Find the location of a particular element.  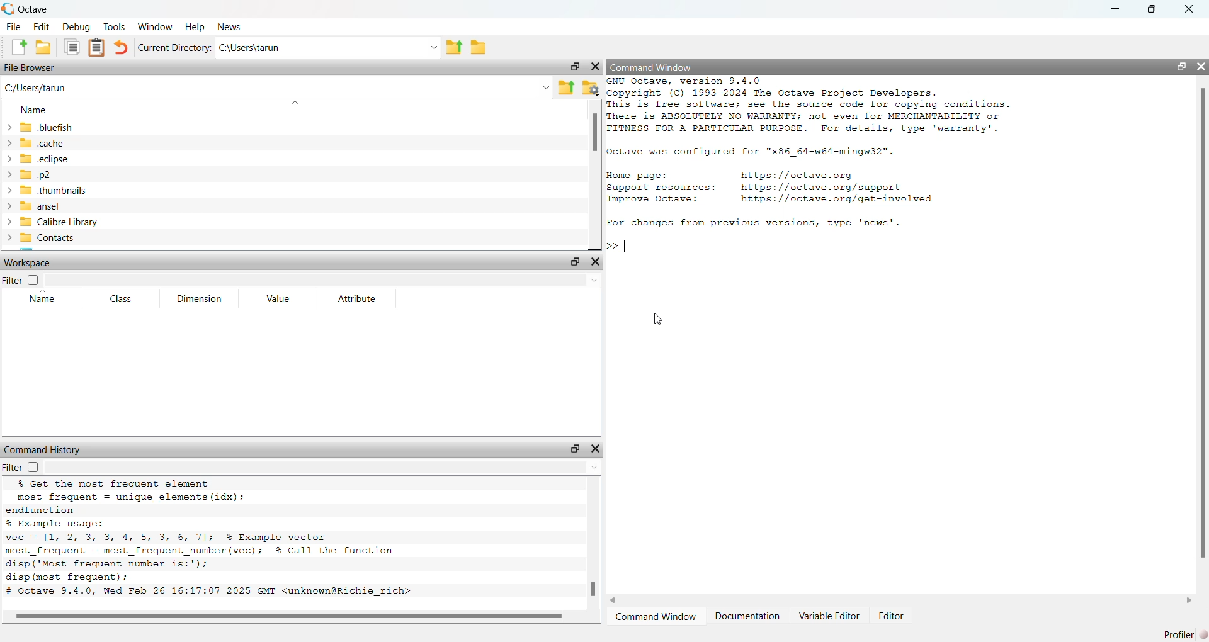

Undock Widget is located at coordinates (575, 67).